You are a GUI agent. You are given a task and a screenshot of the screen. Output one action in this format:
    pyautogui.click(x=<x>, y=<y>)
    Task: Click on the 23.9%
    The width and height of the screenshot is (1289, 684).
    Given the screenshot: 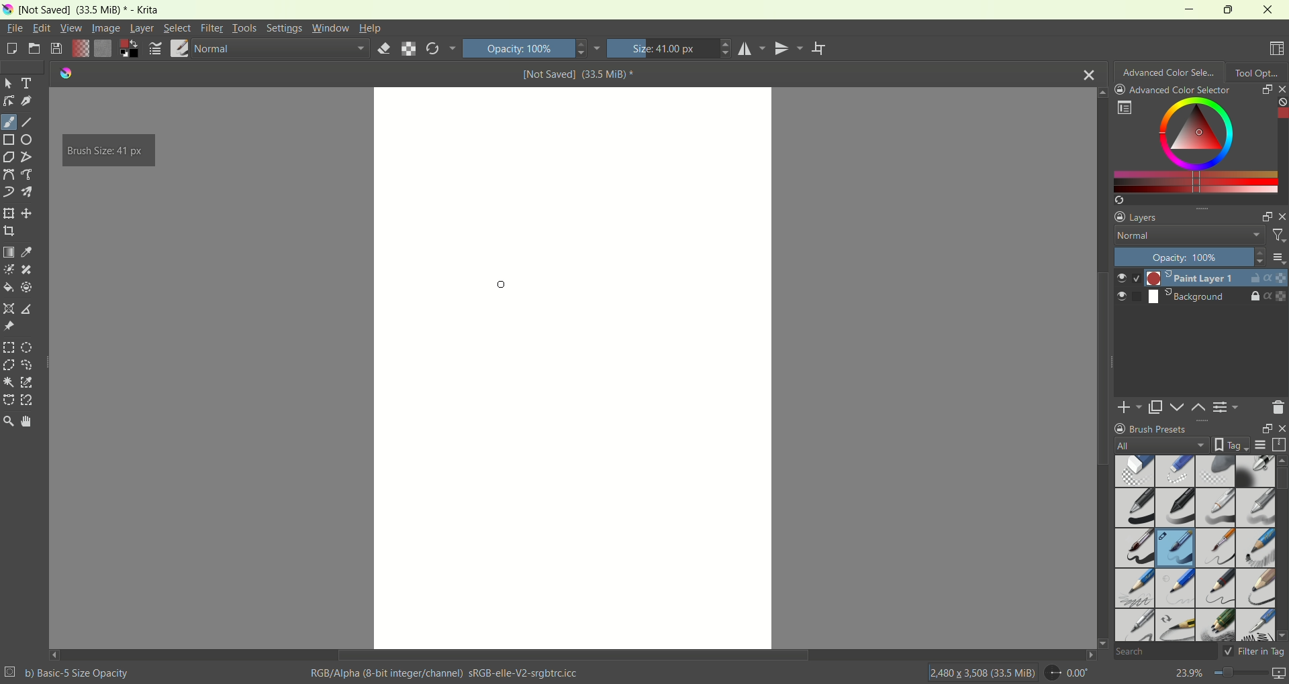 What is the action you would take?
    pyautogui.click(x=1230, y=675)
    